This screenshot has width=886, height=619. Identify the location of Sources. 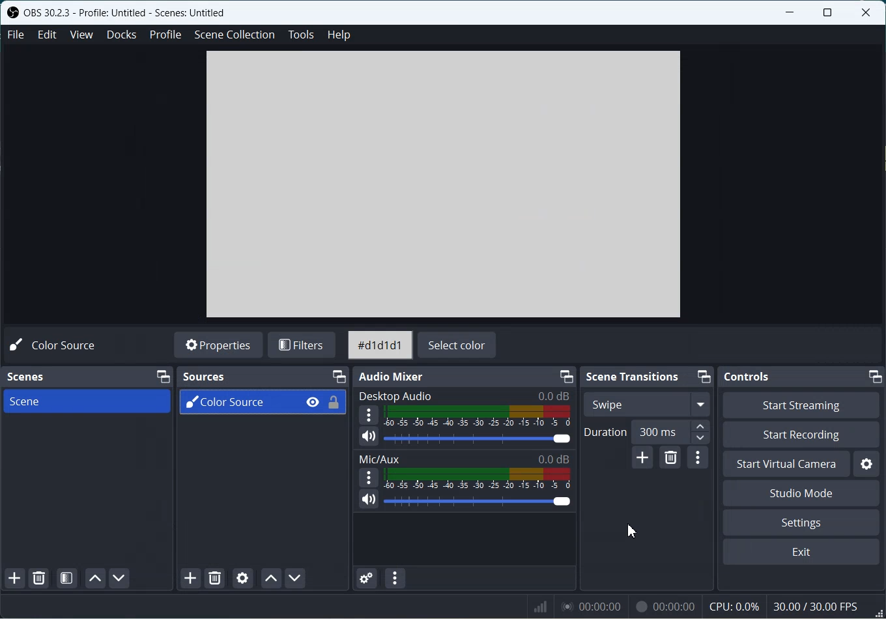
(202, 378).